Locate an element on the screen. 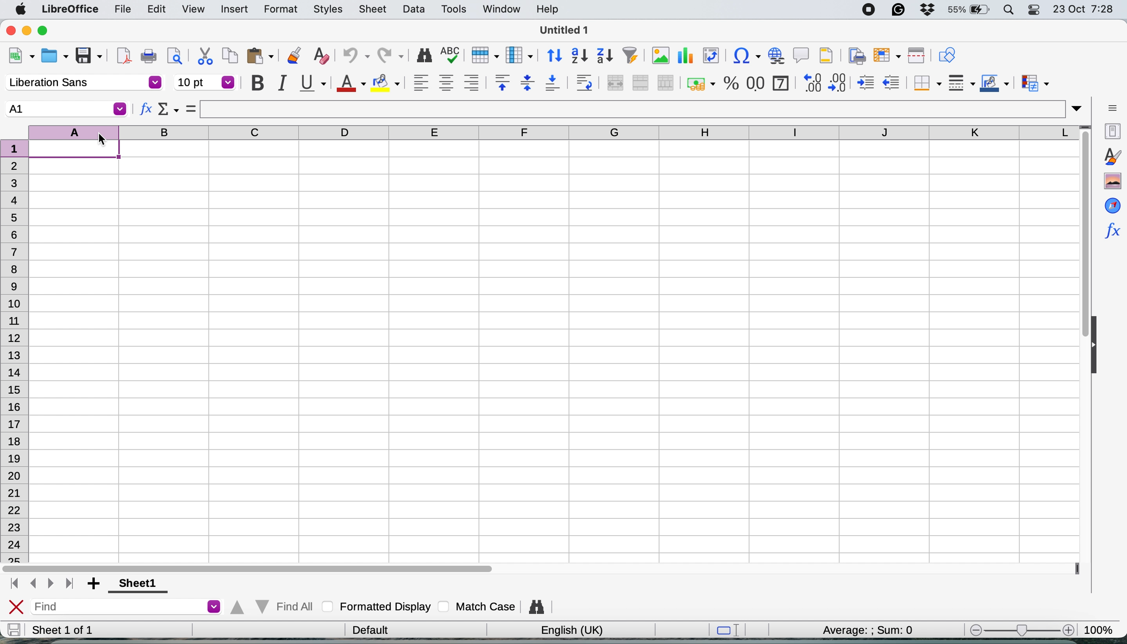  columns is located at coordinates (551, 133).